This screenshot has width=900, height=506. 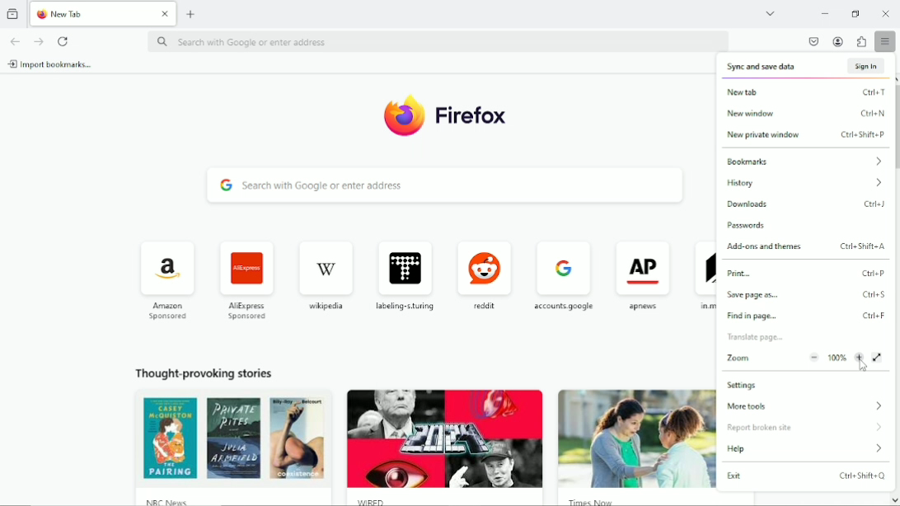 I want to click on Reload current page, so click(x=64, y=40).